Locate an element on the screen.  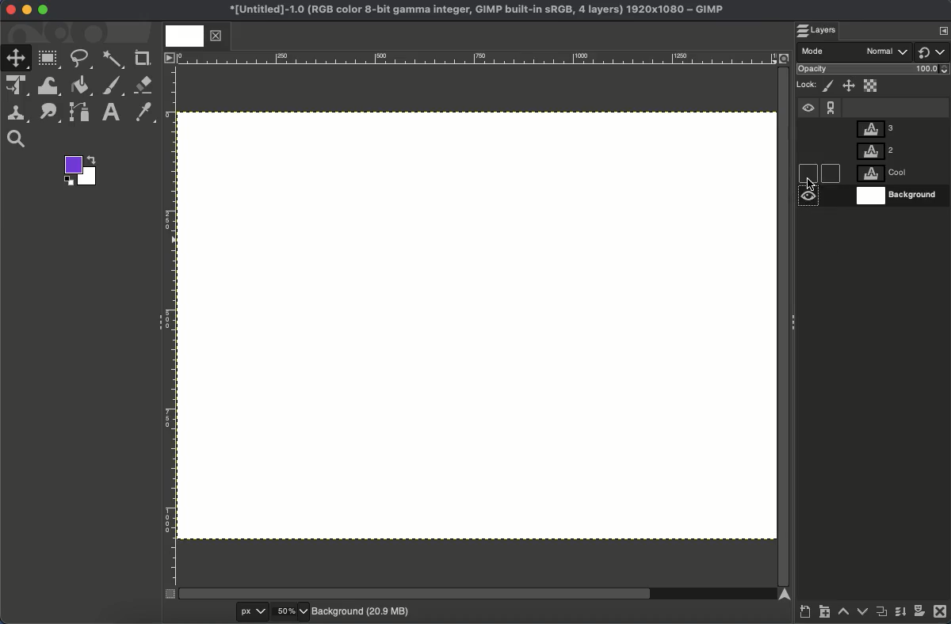
Colors is located at coordinates (82, 172).